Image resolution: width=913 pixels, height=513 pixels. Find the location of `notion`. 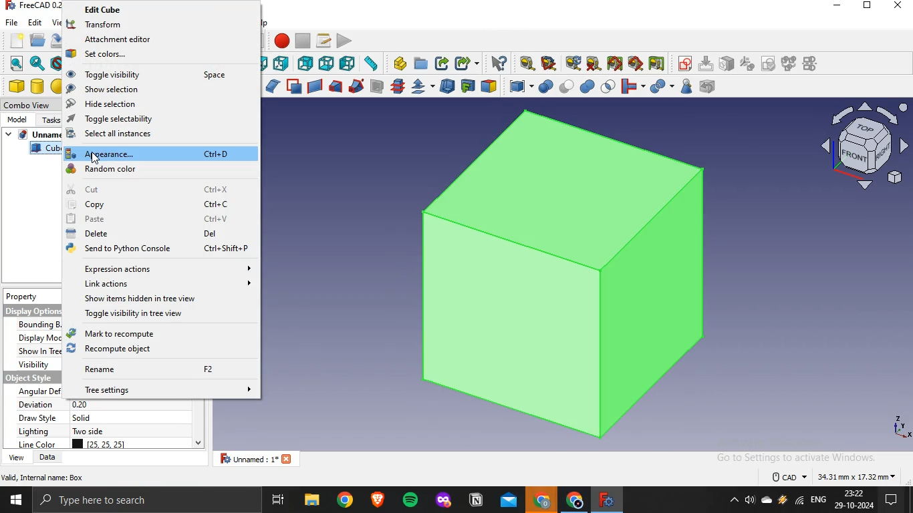

notion is located at coordinates (477, 501).